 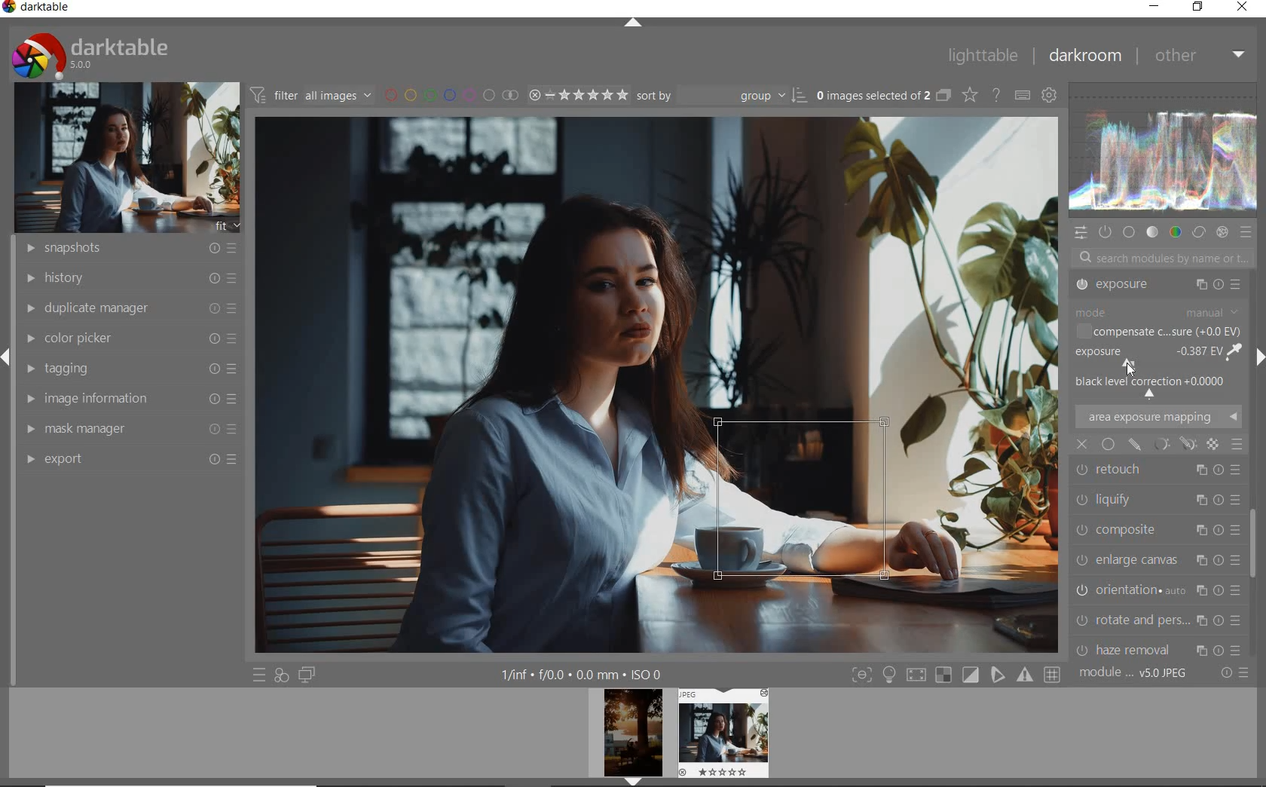 I want to click on EXPAND/COLLAPSE, so click(x=634, y=23).